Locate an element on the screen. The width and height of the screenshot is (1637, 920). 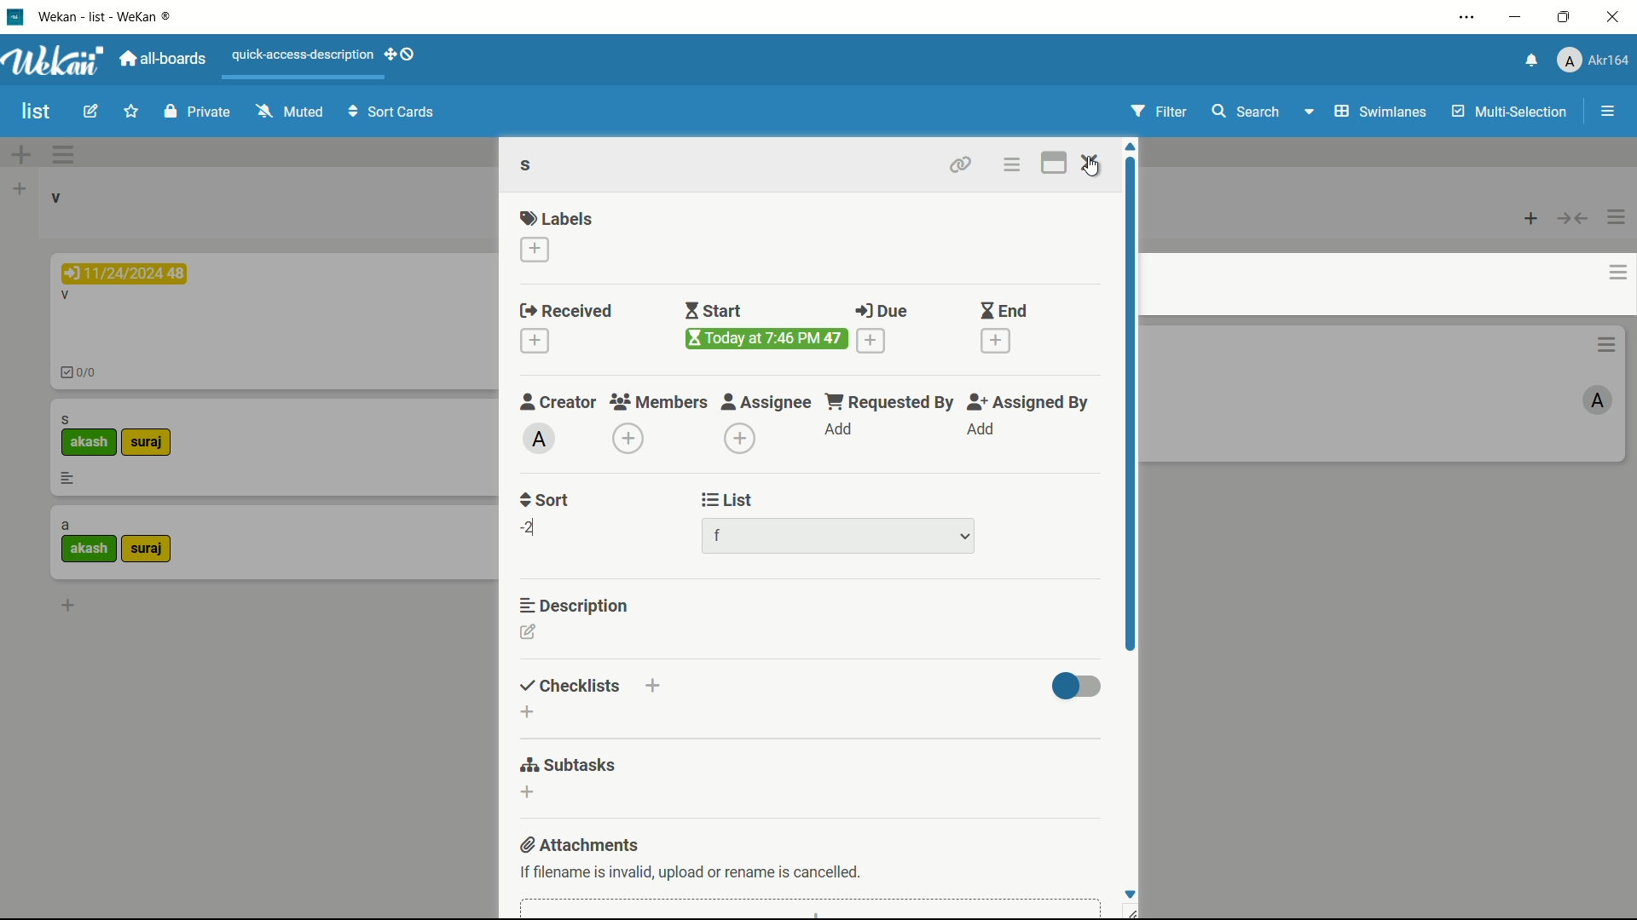
add swimlane is located at coordinates (21, 156).